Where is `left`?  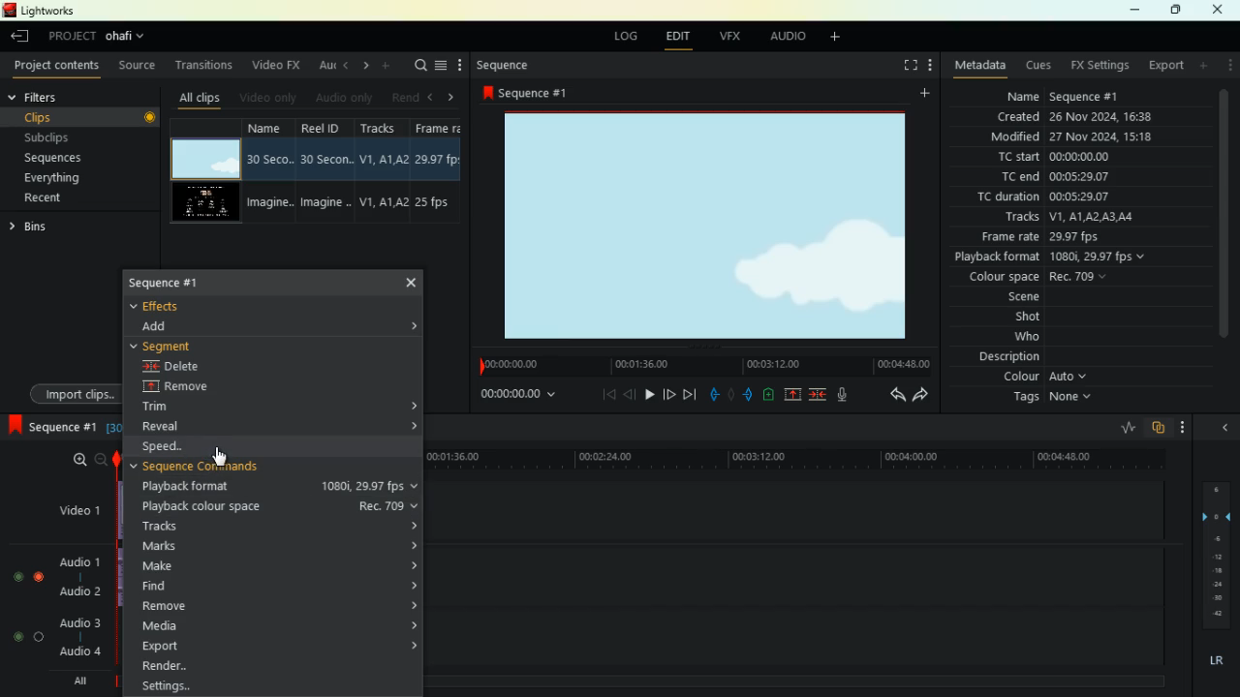
left is located at coordinates (432, 97).